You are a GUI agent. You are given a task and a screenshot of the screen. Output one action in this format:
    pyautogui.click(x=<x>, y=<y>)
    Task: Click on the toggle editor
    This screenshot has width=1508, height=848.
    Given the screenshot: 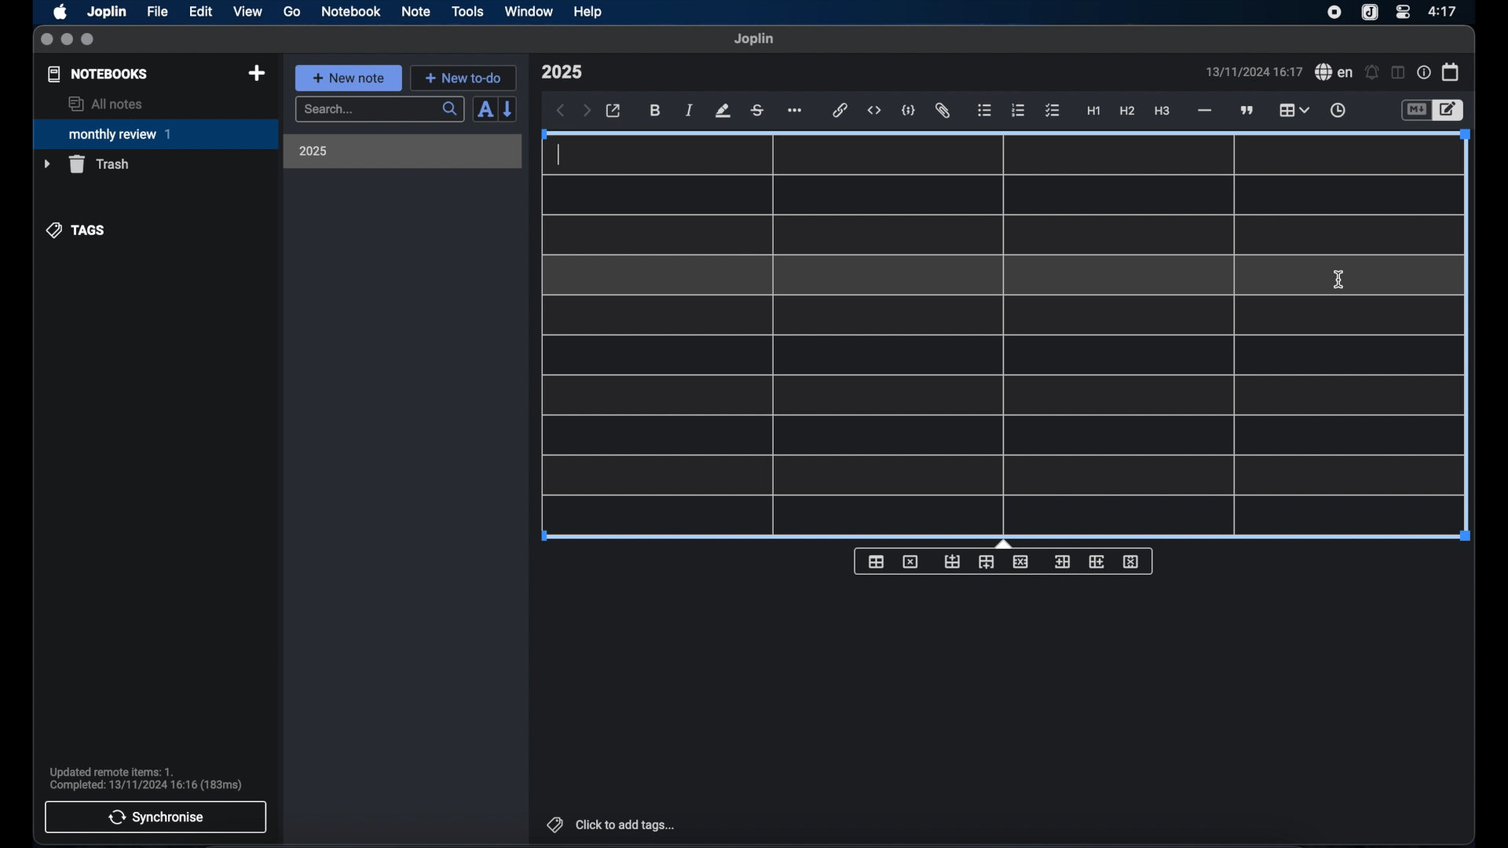 What is the action you would take?
    pyautogui.click(x=1415, y=111)
    